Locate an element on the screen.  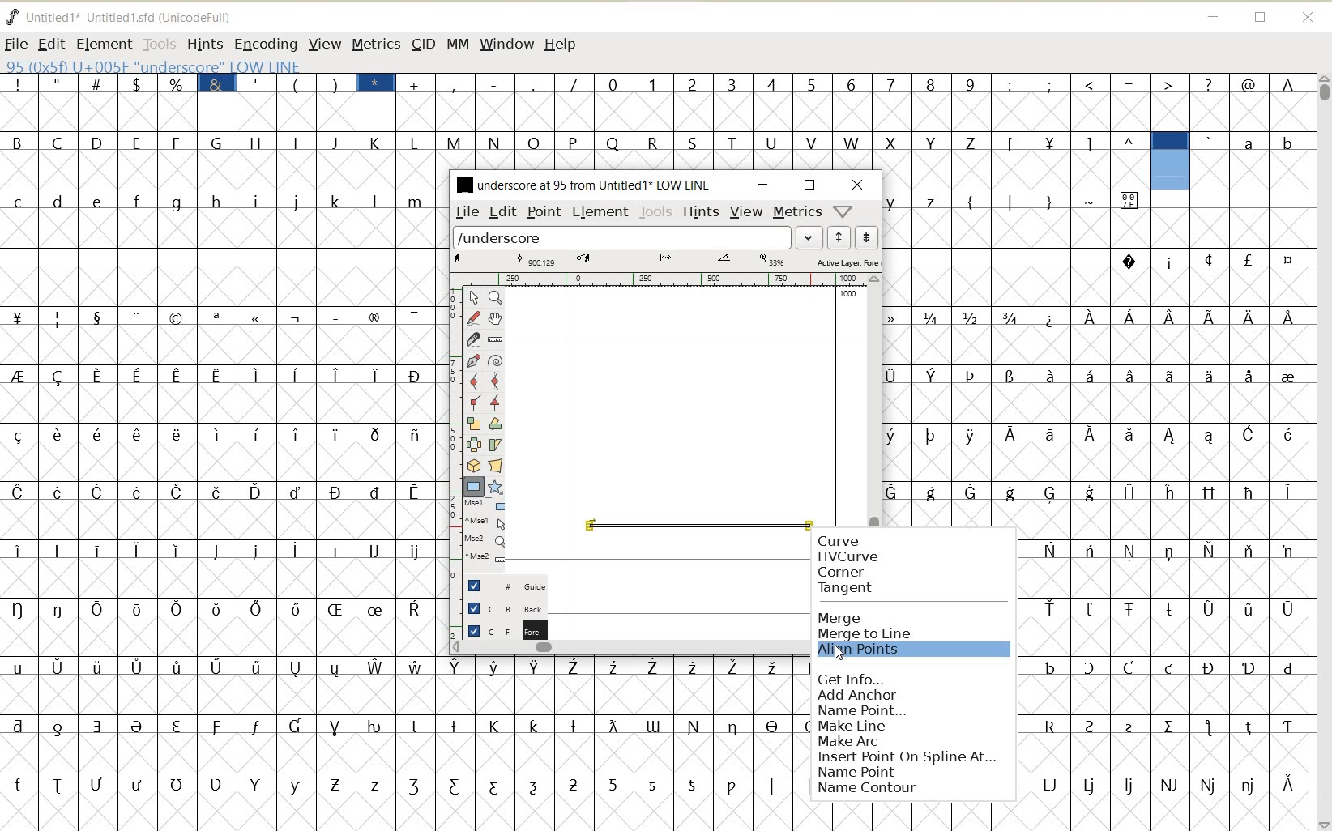
BACKGROUND is located at coordinates (500, 608).